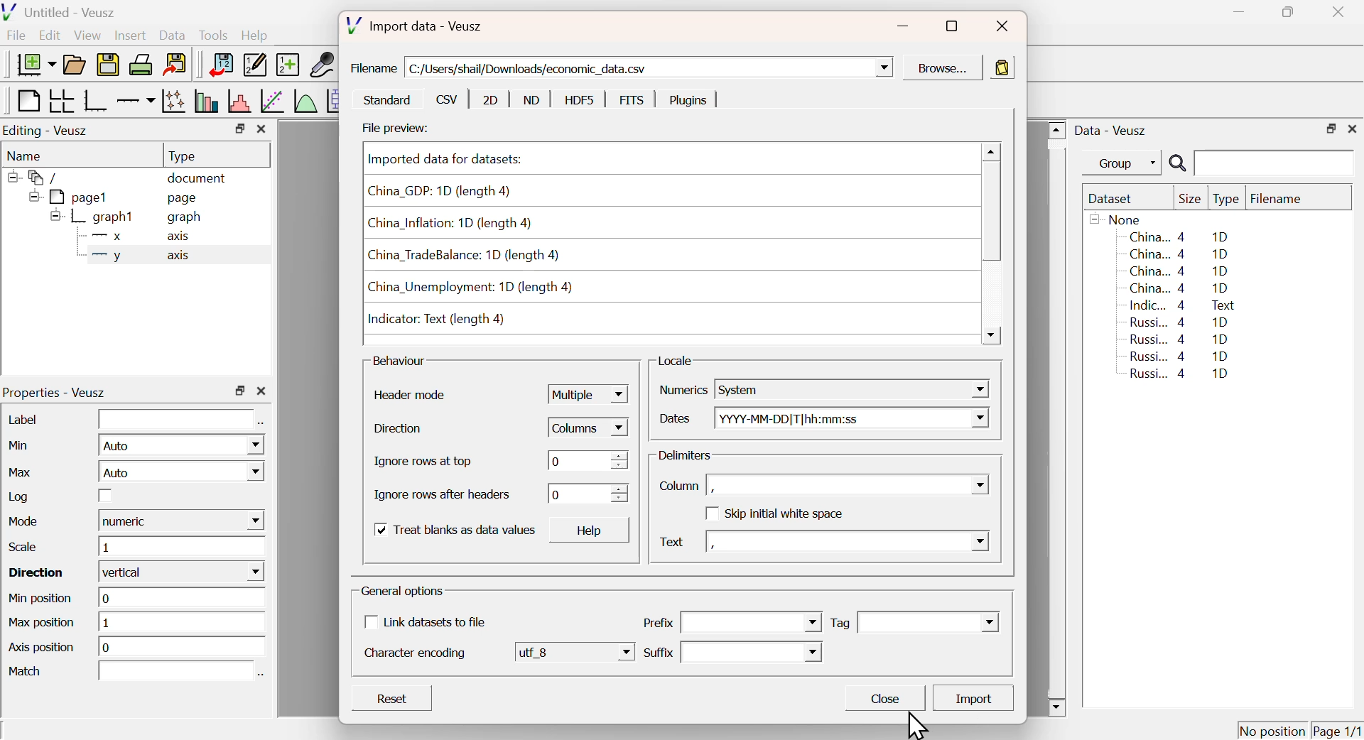 The height and width of the screenshot is (740, 1364). Describe the element at coordinates (385, 101) in the screenshot. I see `Standard` at that location.